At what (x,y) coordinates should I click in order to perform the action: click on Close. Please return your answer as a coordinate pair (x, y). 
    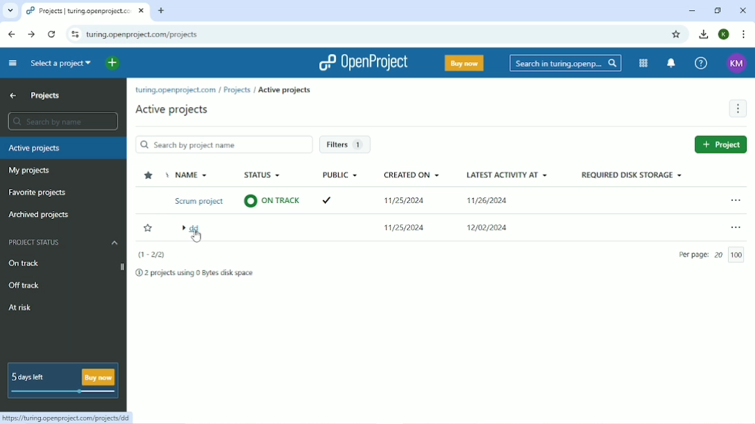
    Looking at the image, I should click on (743, 10).